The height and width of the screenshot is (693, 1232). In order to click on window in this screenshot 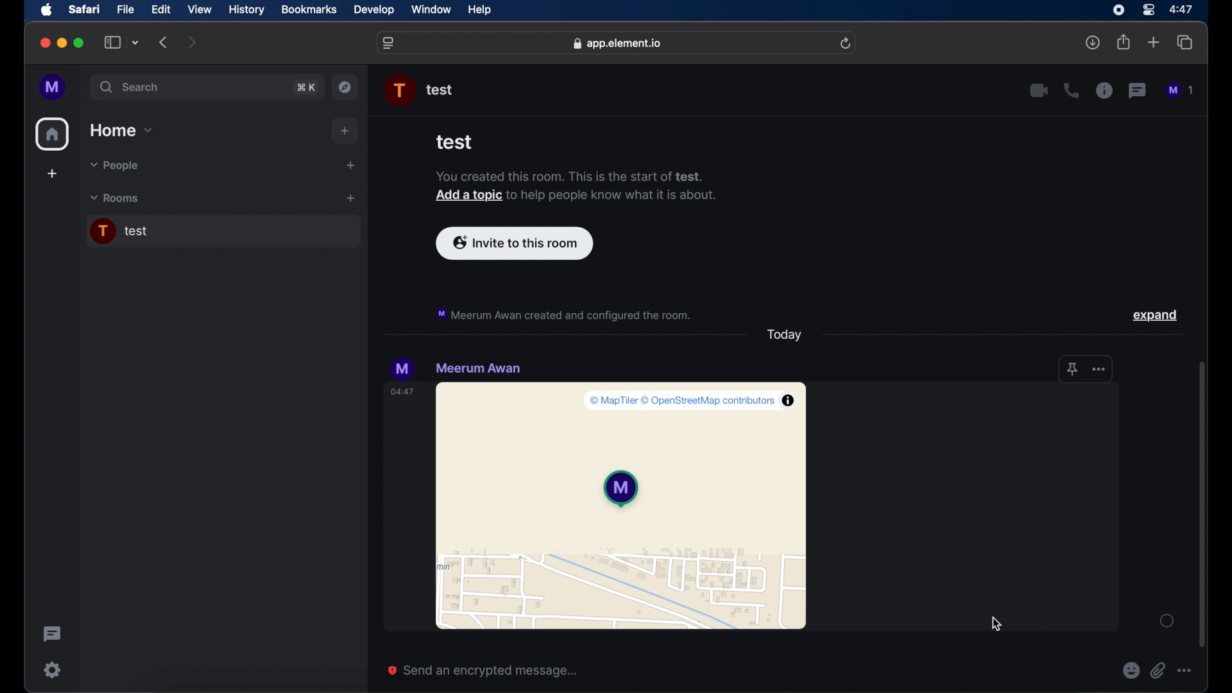, I will do `click(432, 10)`.